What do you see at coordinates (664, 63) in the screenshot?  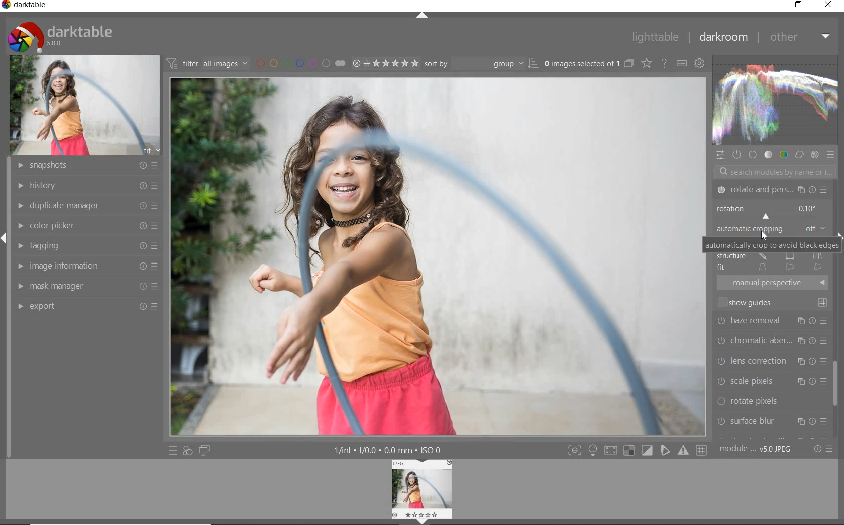 I see `enable for online help` at bounding box center [664, 63].